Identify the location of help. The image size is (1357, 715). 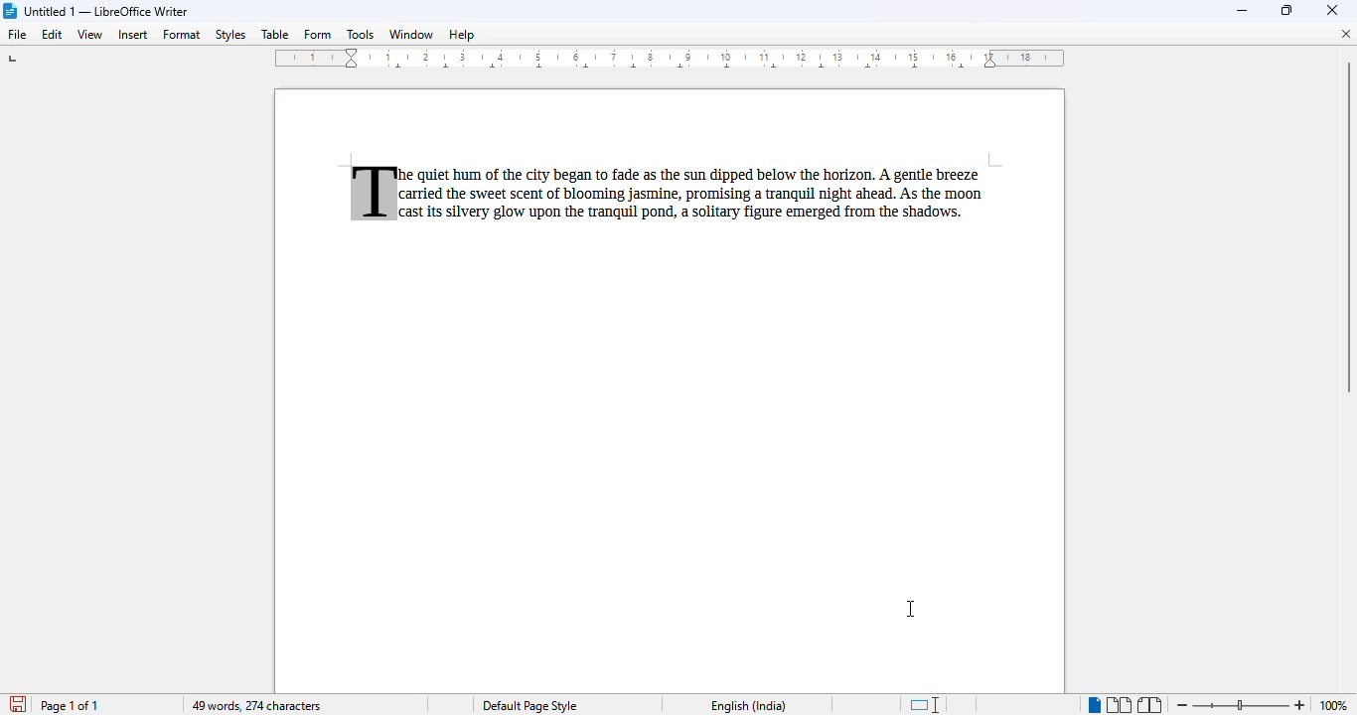
(464, 34).